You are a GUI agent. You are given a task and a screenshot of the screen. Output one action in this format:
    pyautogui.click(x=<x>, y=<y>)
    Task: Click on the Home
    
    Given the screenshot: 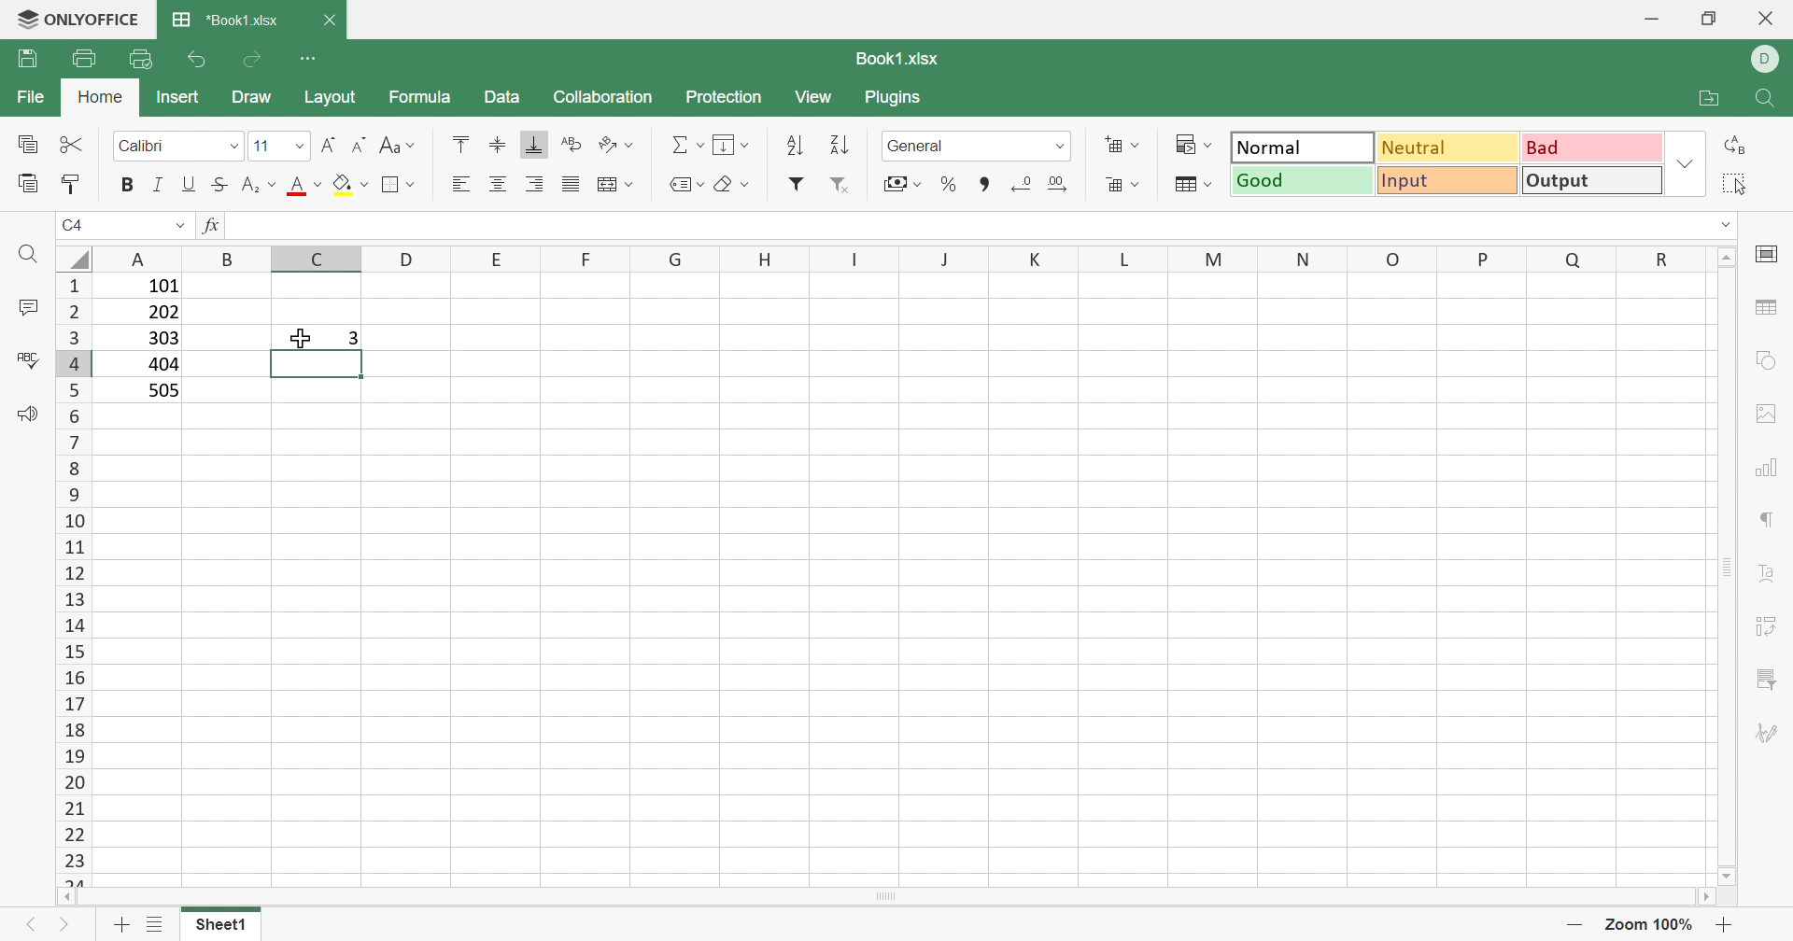 What is the action you would take?
    pyautogui.click(x=104, y=100)
    